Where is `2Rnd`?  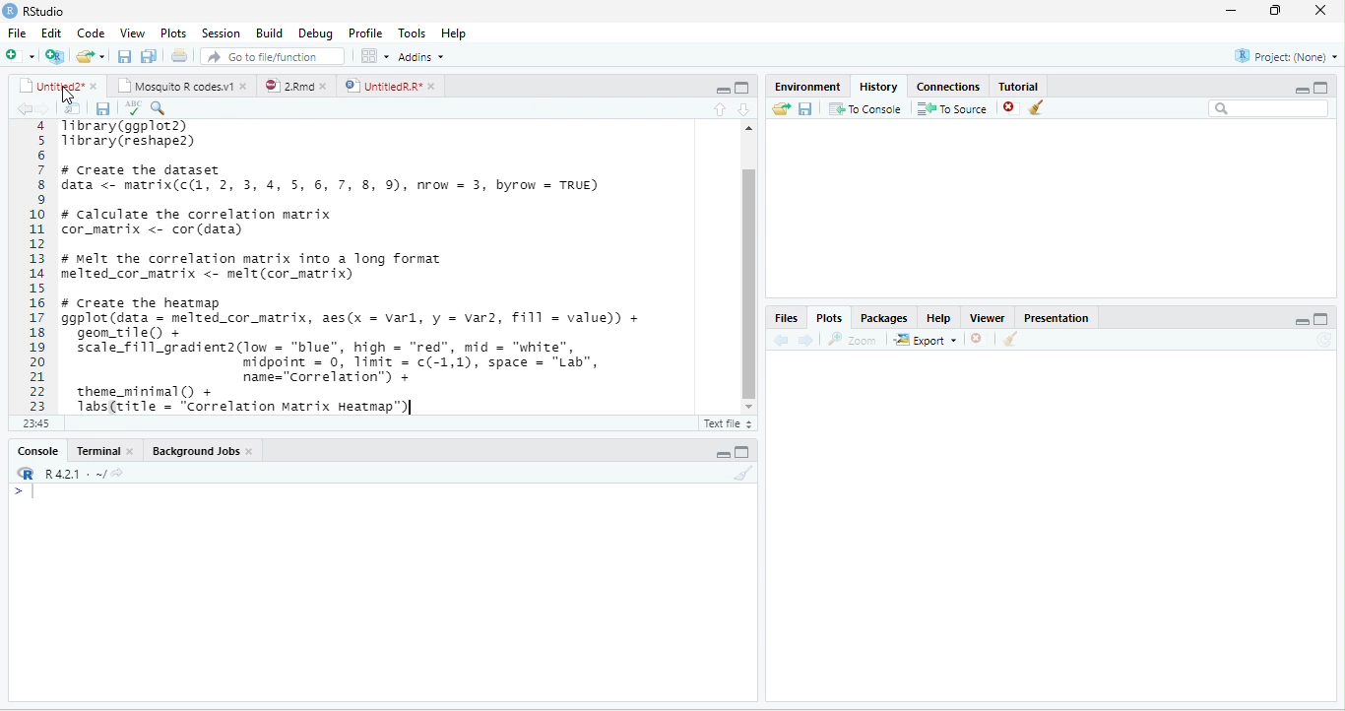 2Rnd is located at coordinates (290, 85).